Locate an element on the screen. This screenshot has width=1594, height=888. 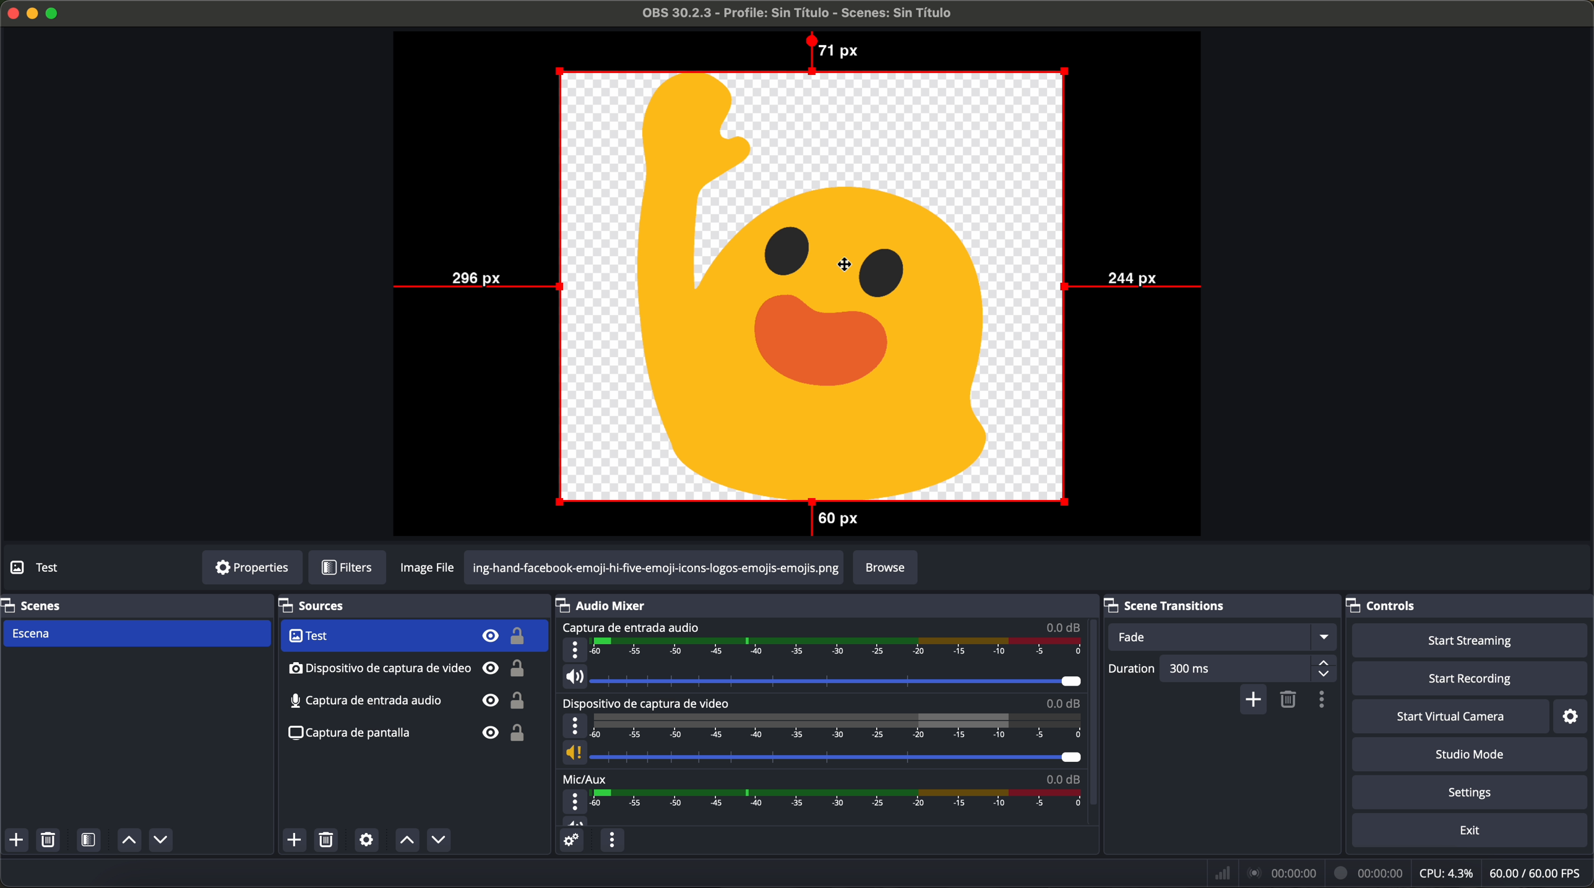
296 px distance is located at coordinates (475, 281).